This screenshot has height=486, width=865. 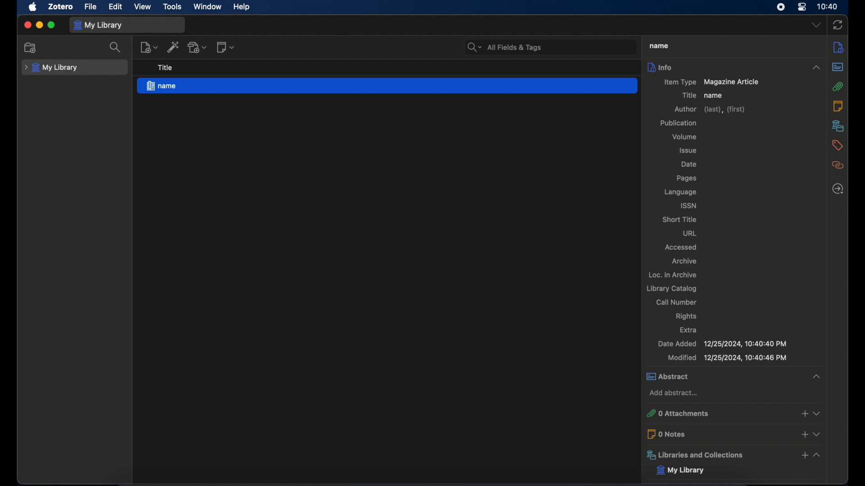 What do you see at coordinates (733, 67) in the screenshot?
I see `info` at bounding box center [733, 67].